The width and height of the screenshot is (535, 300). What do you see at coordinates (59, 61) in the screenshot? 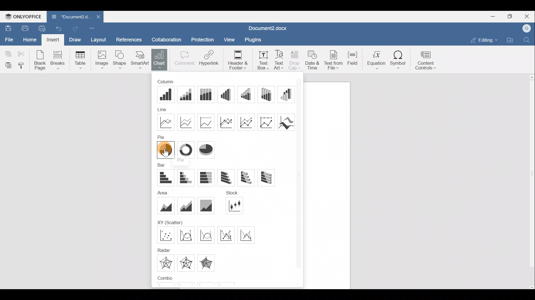
I see `Breaks` at bounding box center [59, 61].